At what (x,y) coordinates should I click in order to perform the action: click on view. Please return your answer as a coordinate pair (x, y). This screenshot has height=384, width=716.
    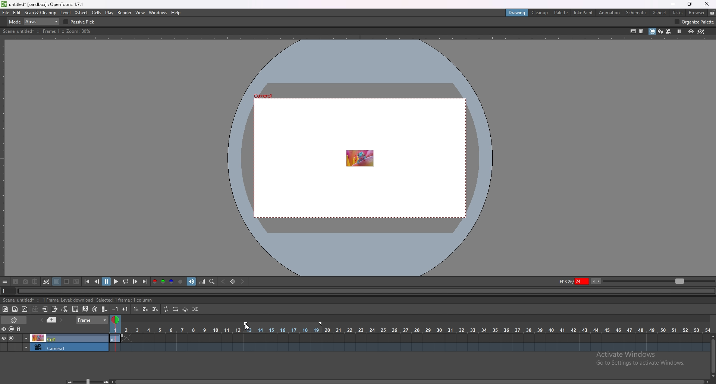
    Looking at the image, I should click on (141, 13).